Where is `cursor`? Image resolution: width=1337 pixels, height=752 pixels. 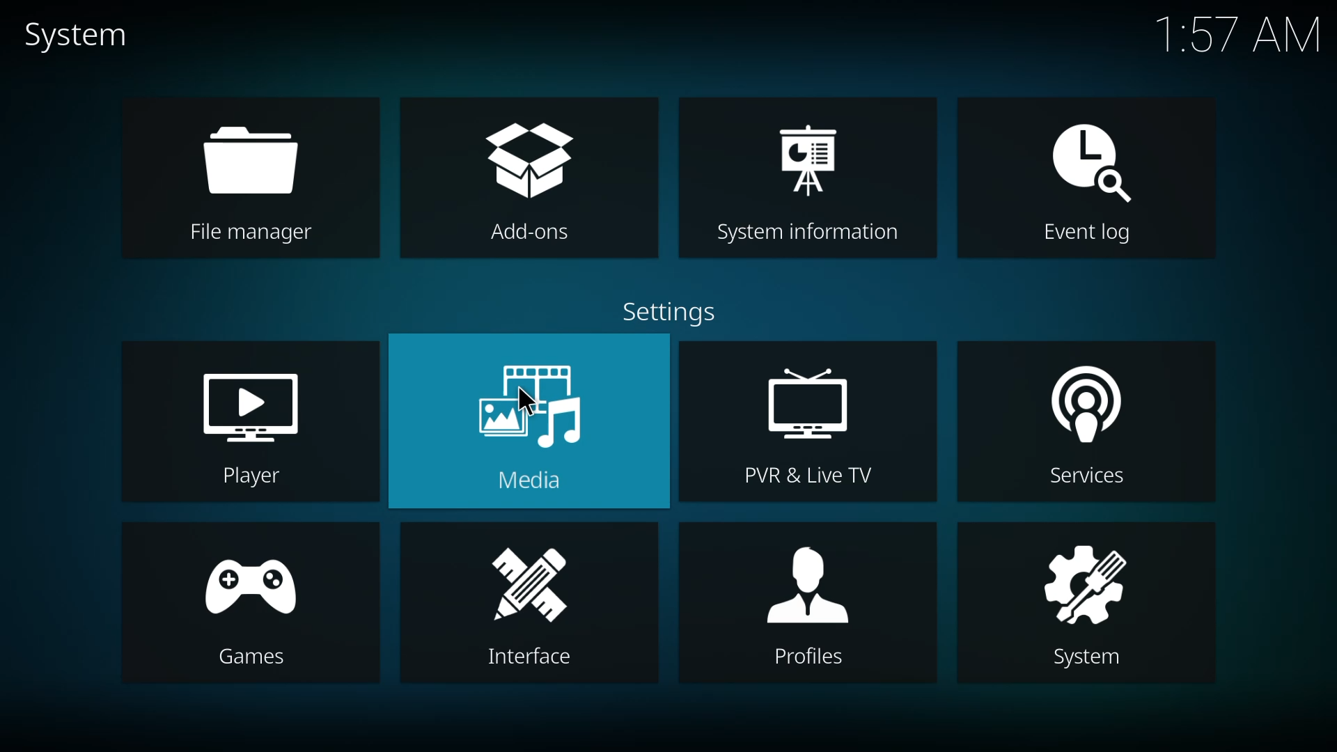 cursor is located at coordinates (526, 400).